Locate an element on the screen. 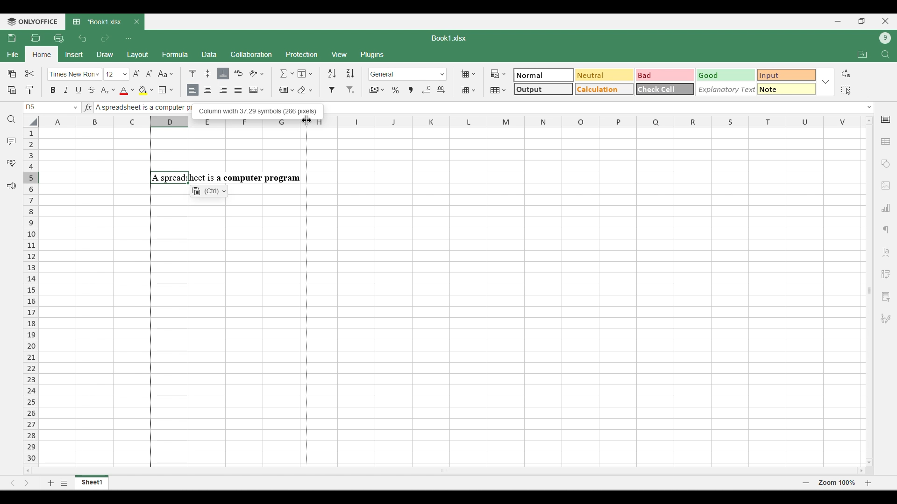  Position alignment options is located at coordinates (208, 73).